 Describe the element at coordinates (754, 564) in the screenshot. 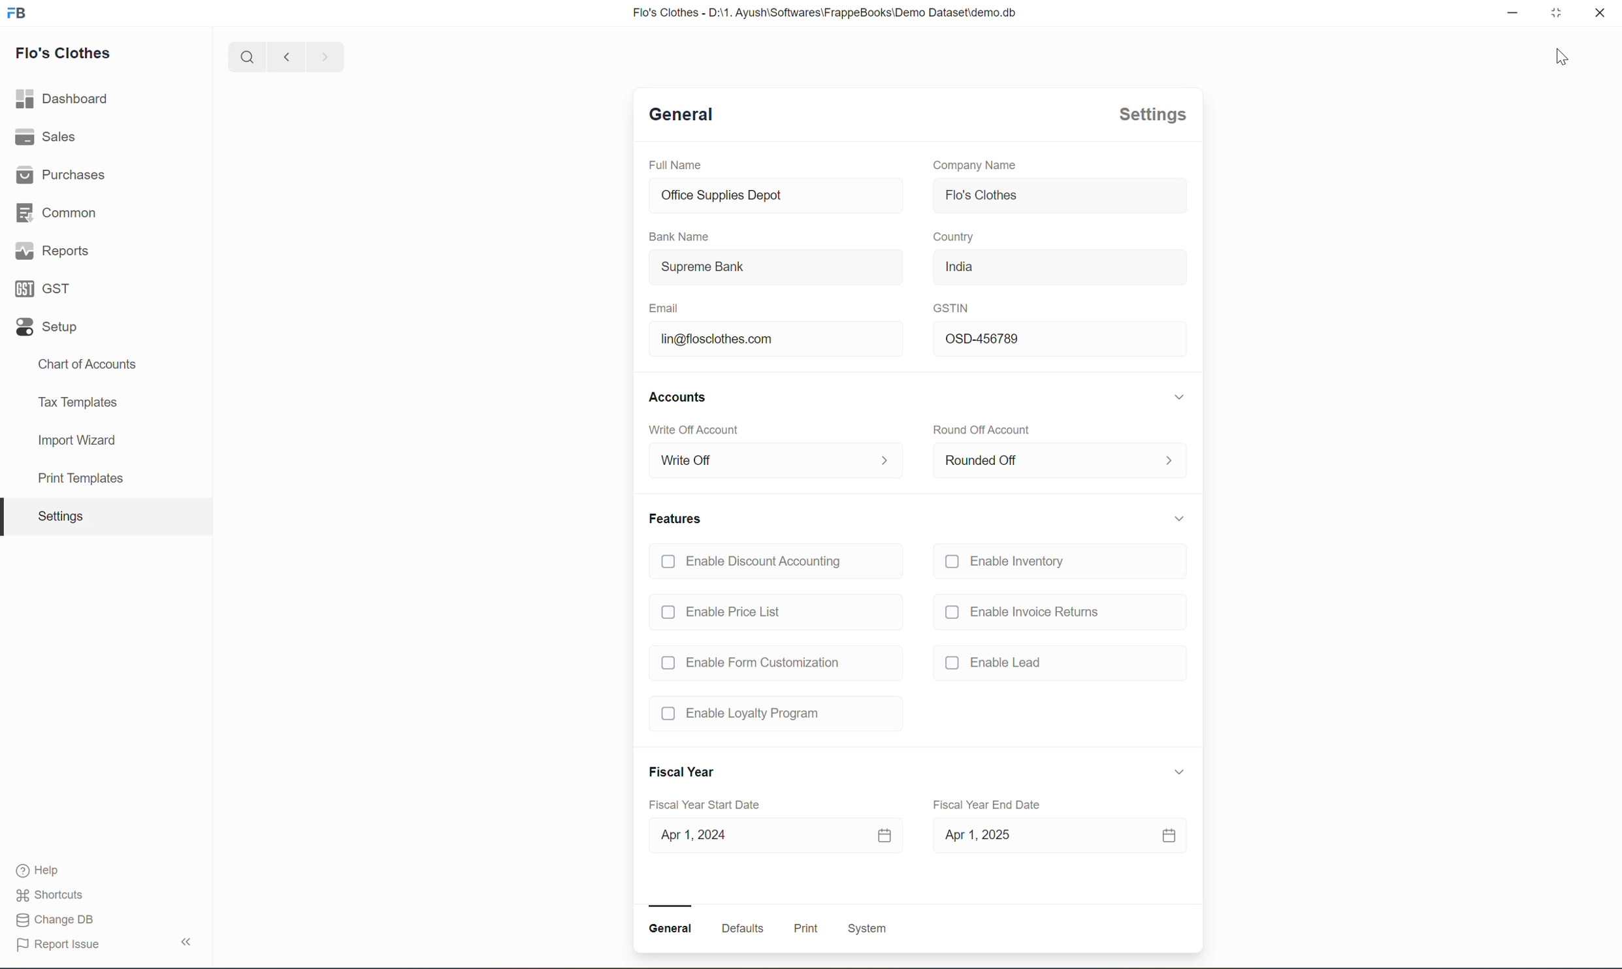

I see `Enable Discount Accounting` at that location.